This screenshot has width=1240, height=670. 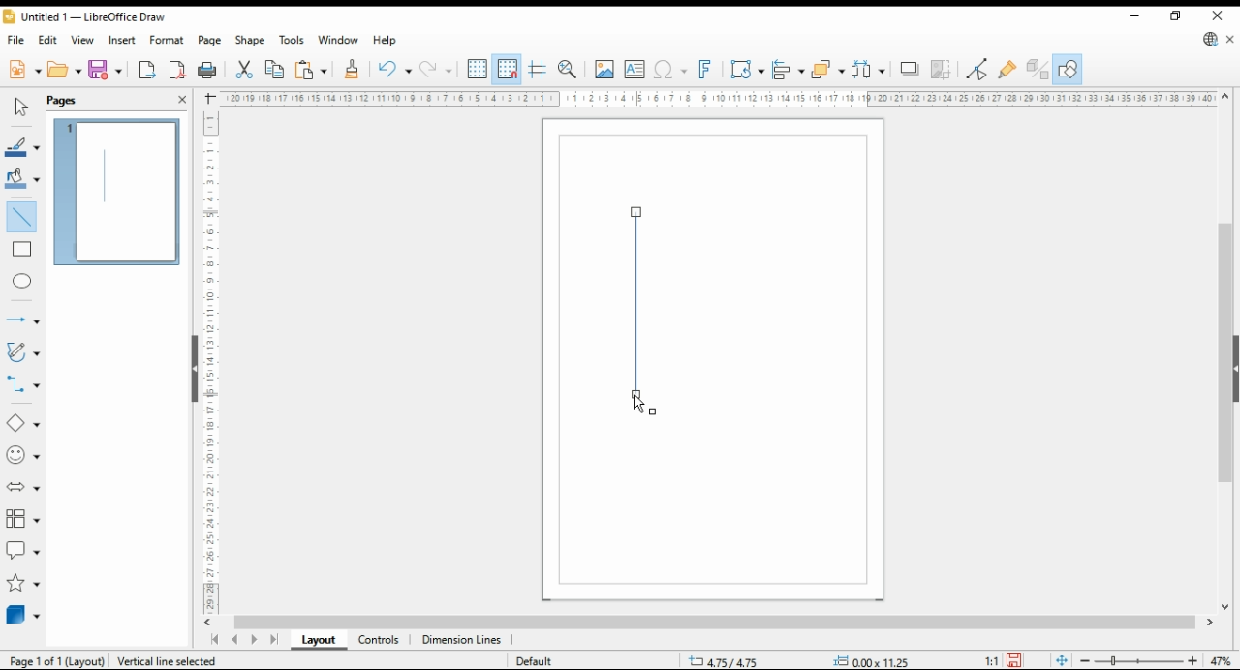 What do you see at coordinates (1223, 661) in the screenshot?
I see `zoom factor` at bounding box center [1223, 661].